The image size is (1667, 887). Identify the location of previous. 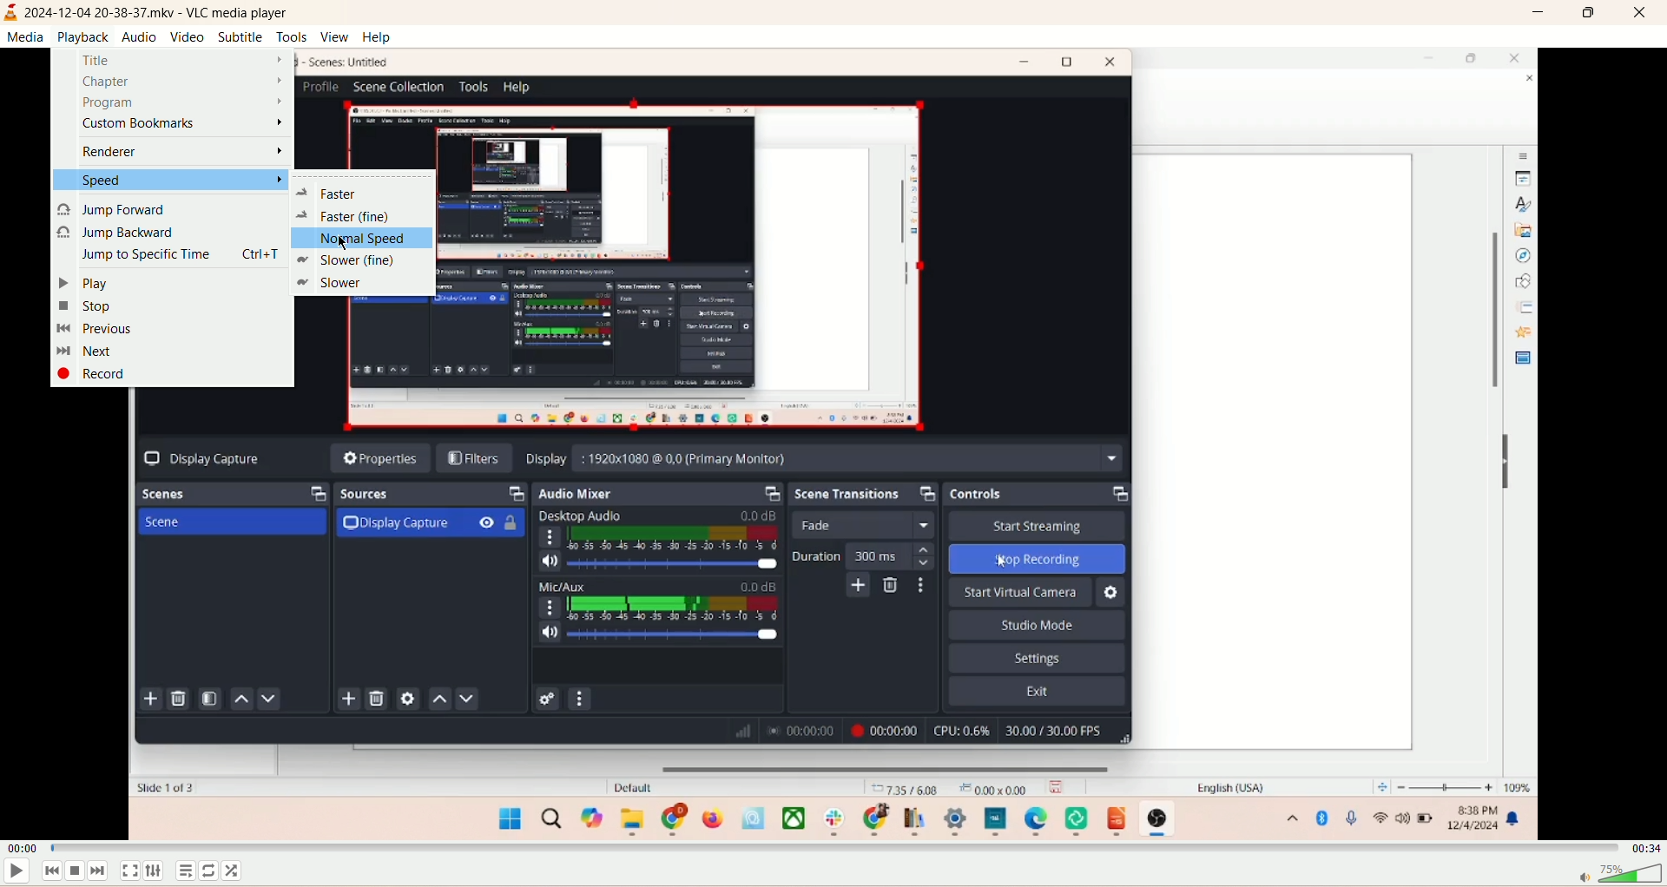
(96, 330).